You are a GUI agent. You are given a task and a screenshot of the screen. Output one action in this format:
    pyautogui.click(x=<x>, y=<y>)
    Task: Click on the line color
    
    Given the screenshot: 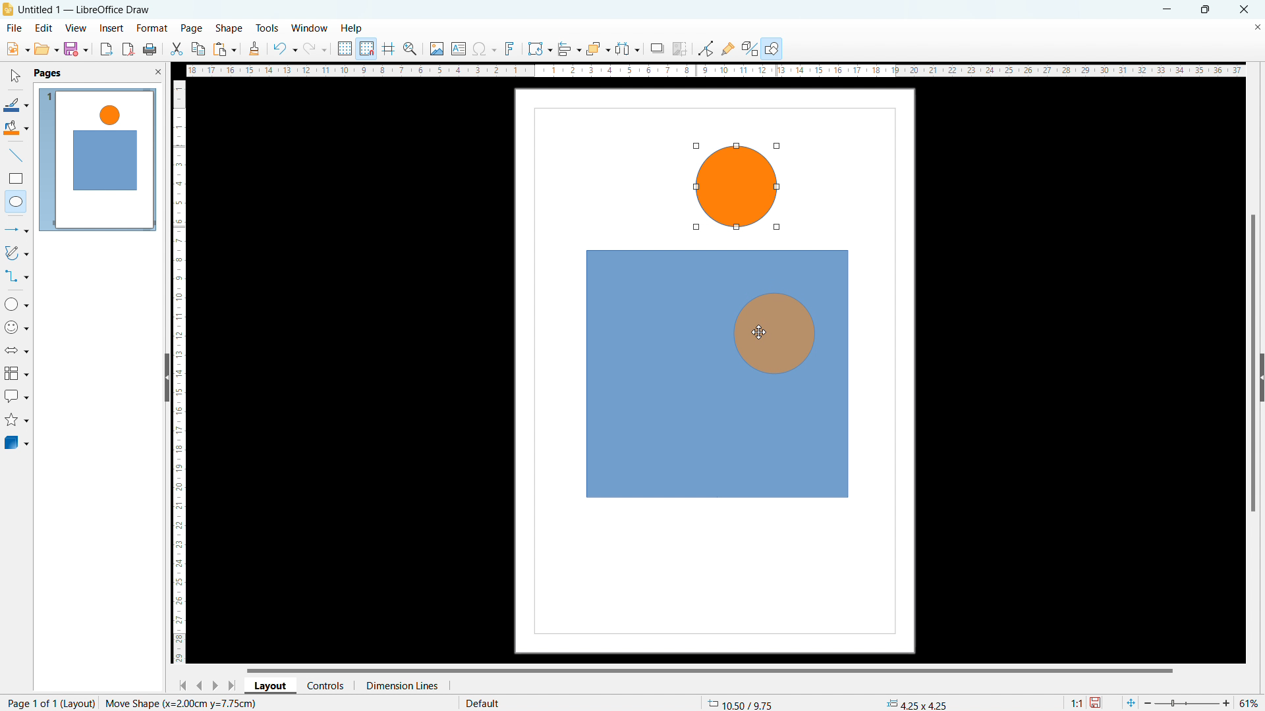 What is the action you would take?
    pyautogui.click(x=16, y=105)
    